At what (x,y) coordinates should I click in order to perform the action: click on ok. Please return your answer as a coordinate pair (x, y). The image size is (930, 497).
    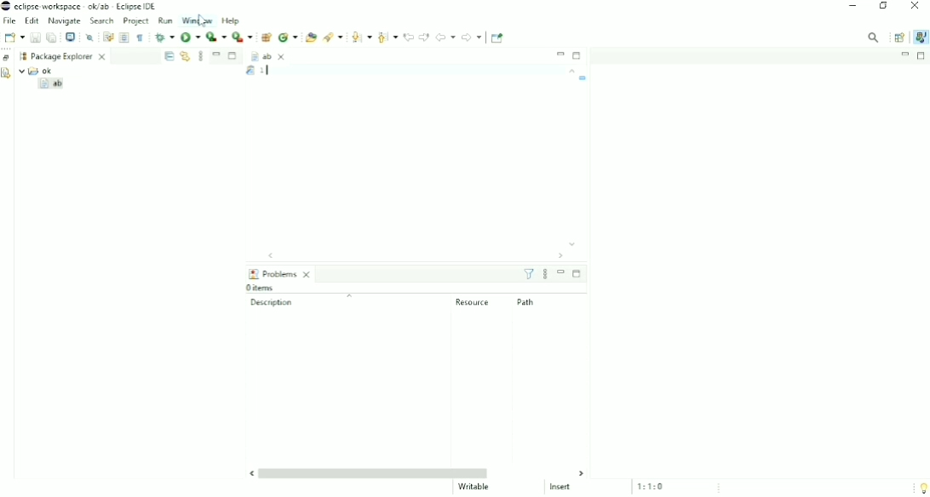
    Looking at the image, I should click on (40, 70).